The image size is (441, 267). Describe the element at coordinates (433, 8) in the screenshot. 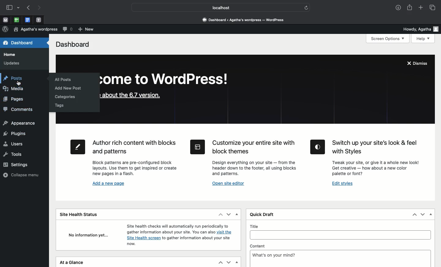

I see `Tabs` at that location.